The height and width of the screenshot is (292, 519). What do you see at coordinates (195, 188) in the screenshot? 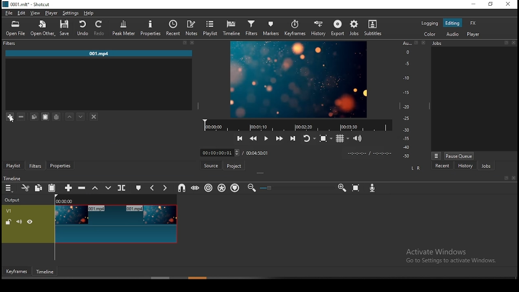
I see `scrub while dragging` at bounding box center [195, 188].